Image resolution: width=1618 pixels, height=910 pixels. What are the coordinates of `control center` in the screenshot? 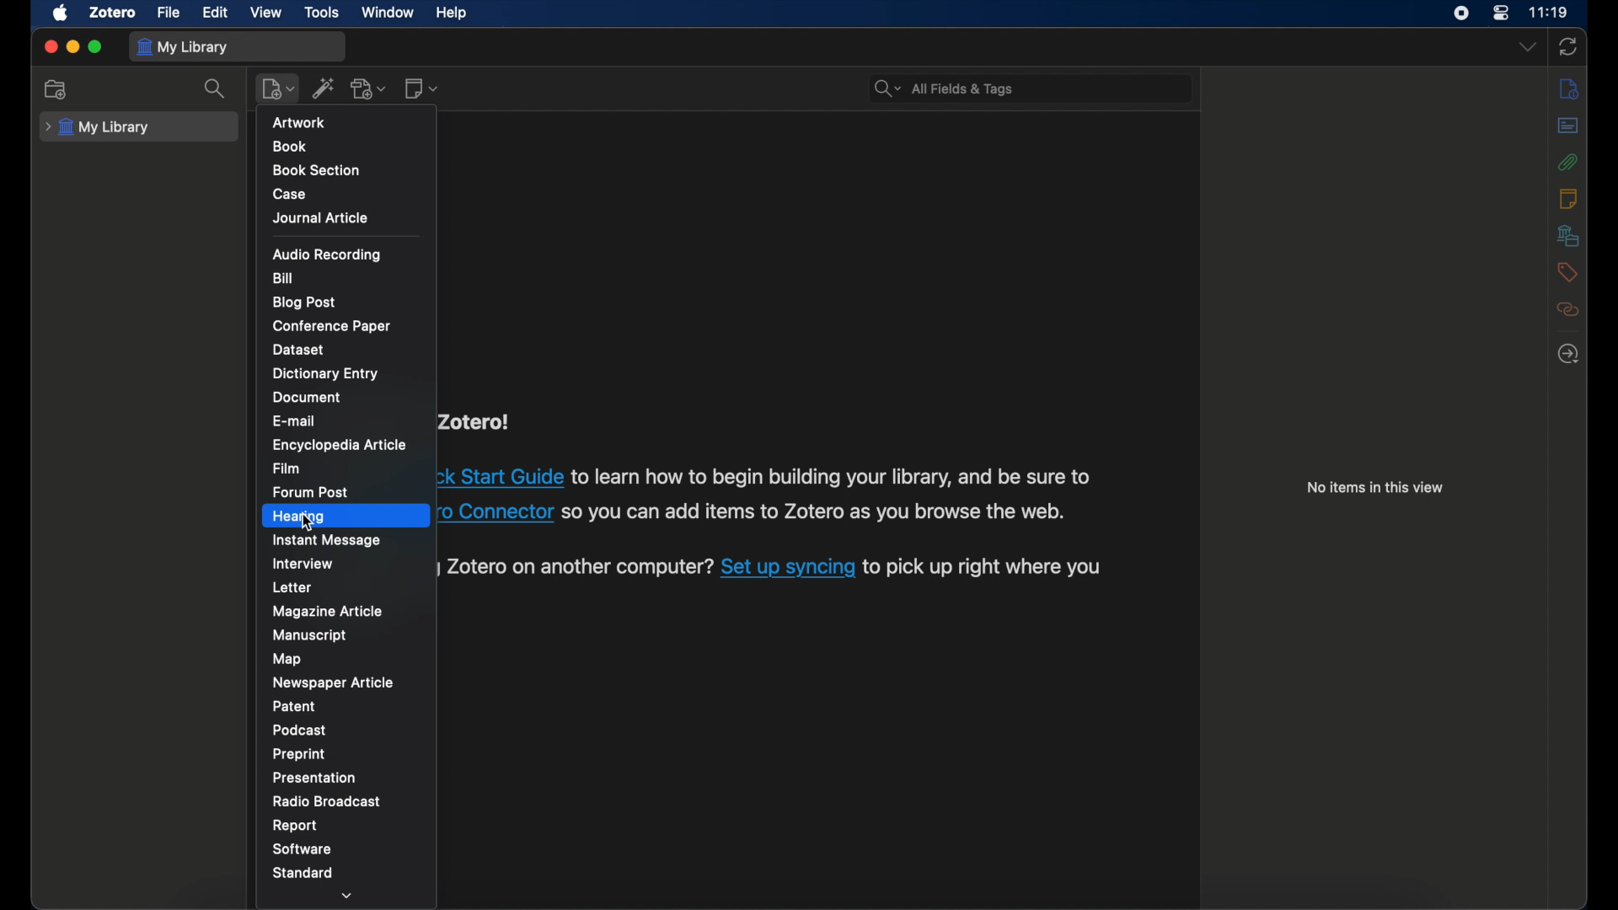 It's located at (1500, 13).